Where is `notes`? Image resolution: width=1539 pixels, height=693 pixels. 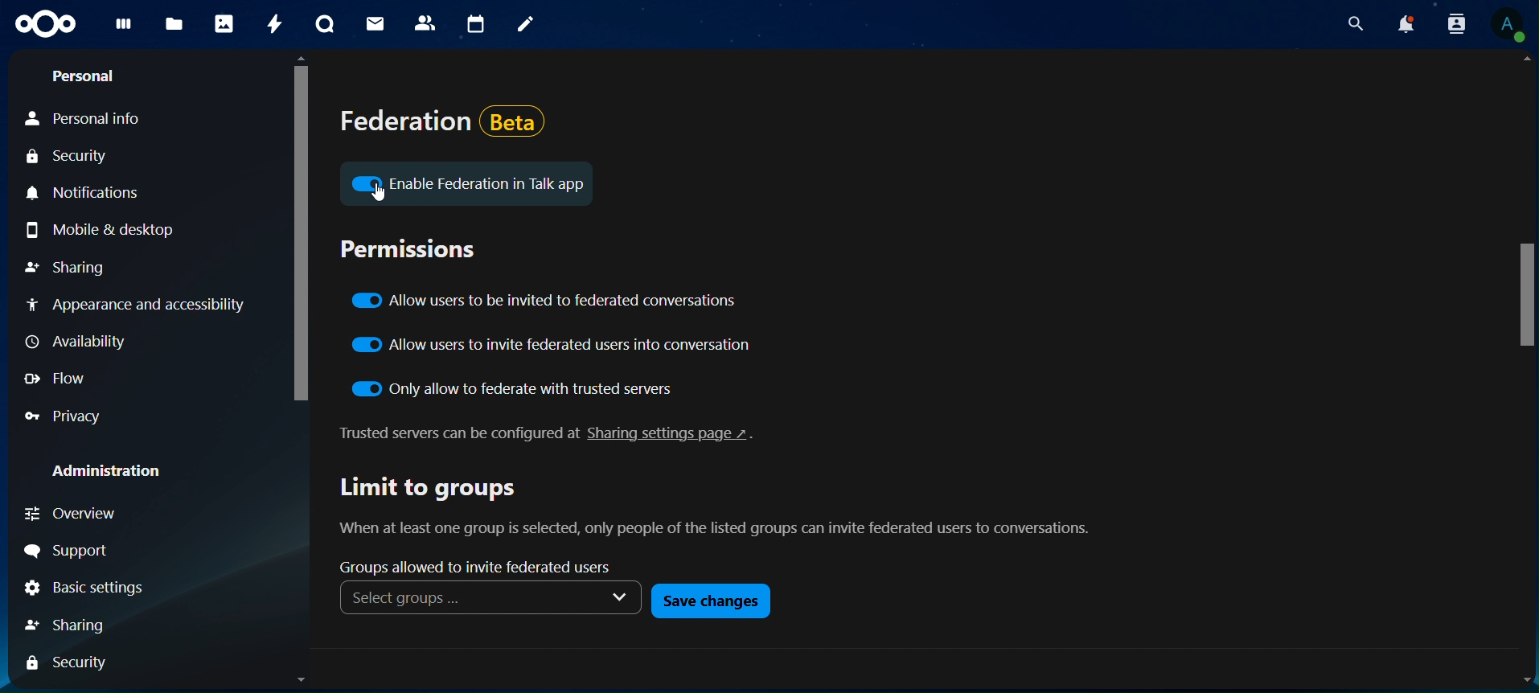 notes is located at coordinates (527, 27).